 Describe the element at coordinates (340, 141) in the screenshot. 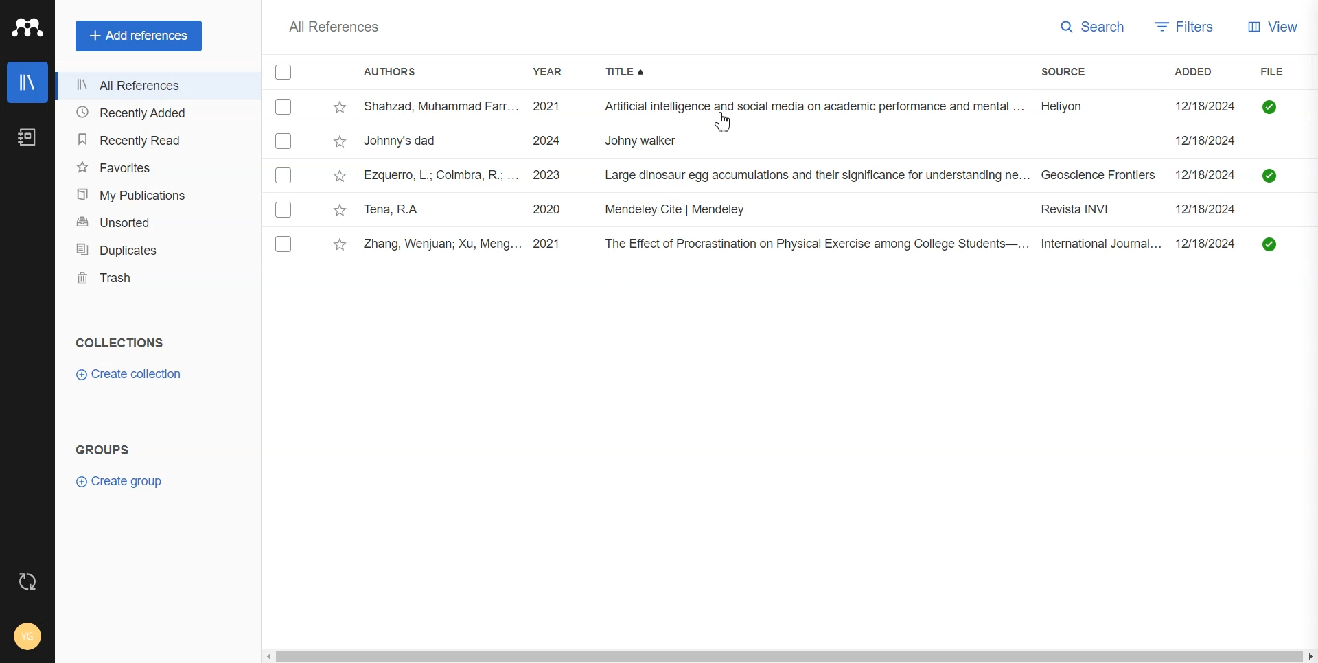

I see `star` at that location.